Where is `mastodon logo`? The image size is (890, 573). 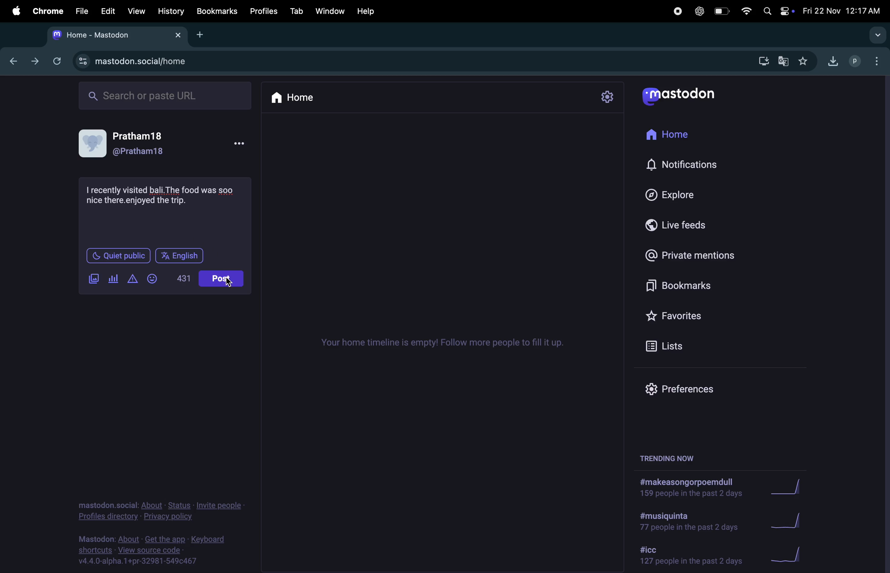
mastodon logo is located at coordinates (688, 95).